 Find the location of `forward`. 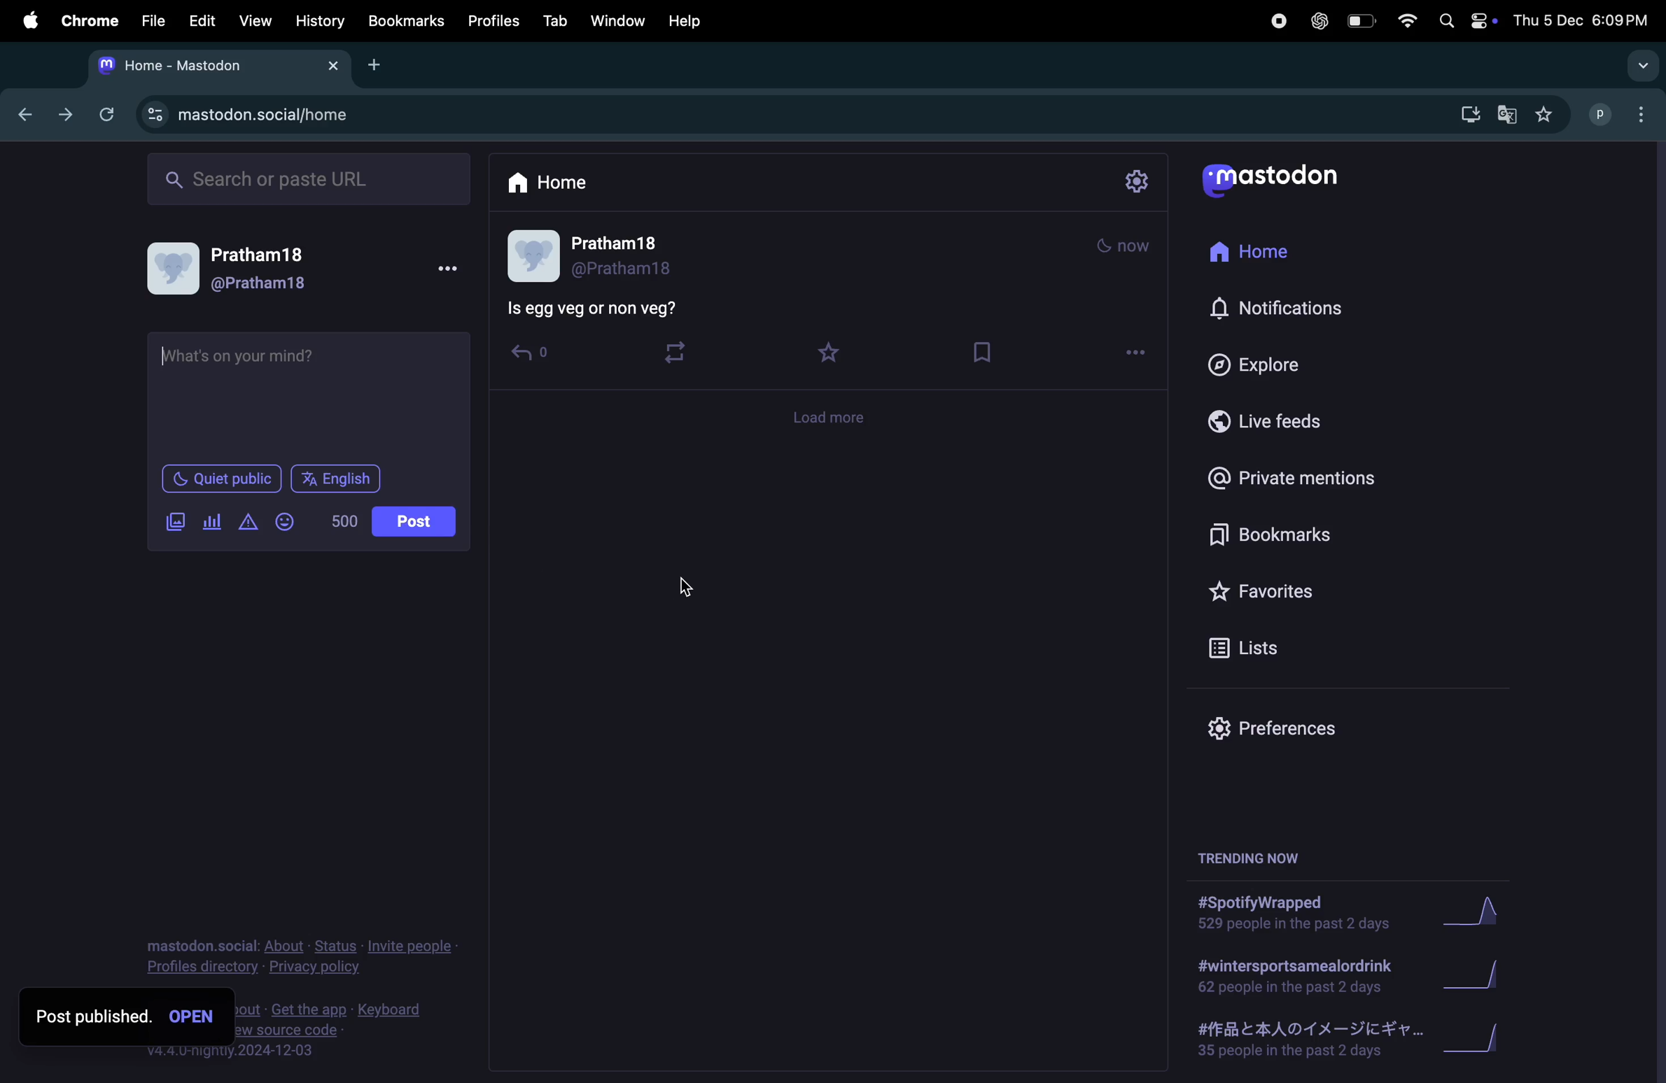

forward is located at coordinates (65, 115).